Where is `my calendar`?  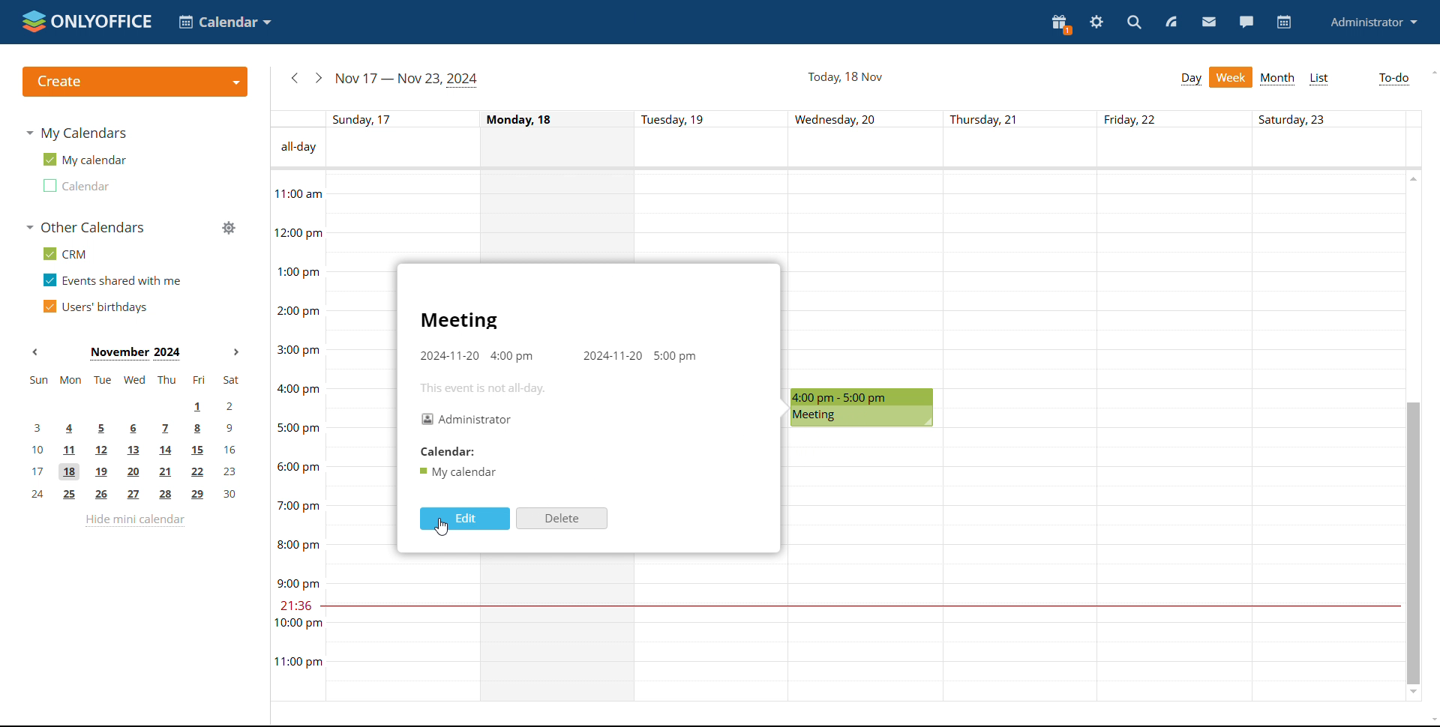
my calendar is located at coordinates (83, 160).